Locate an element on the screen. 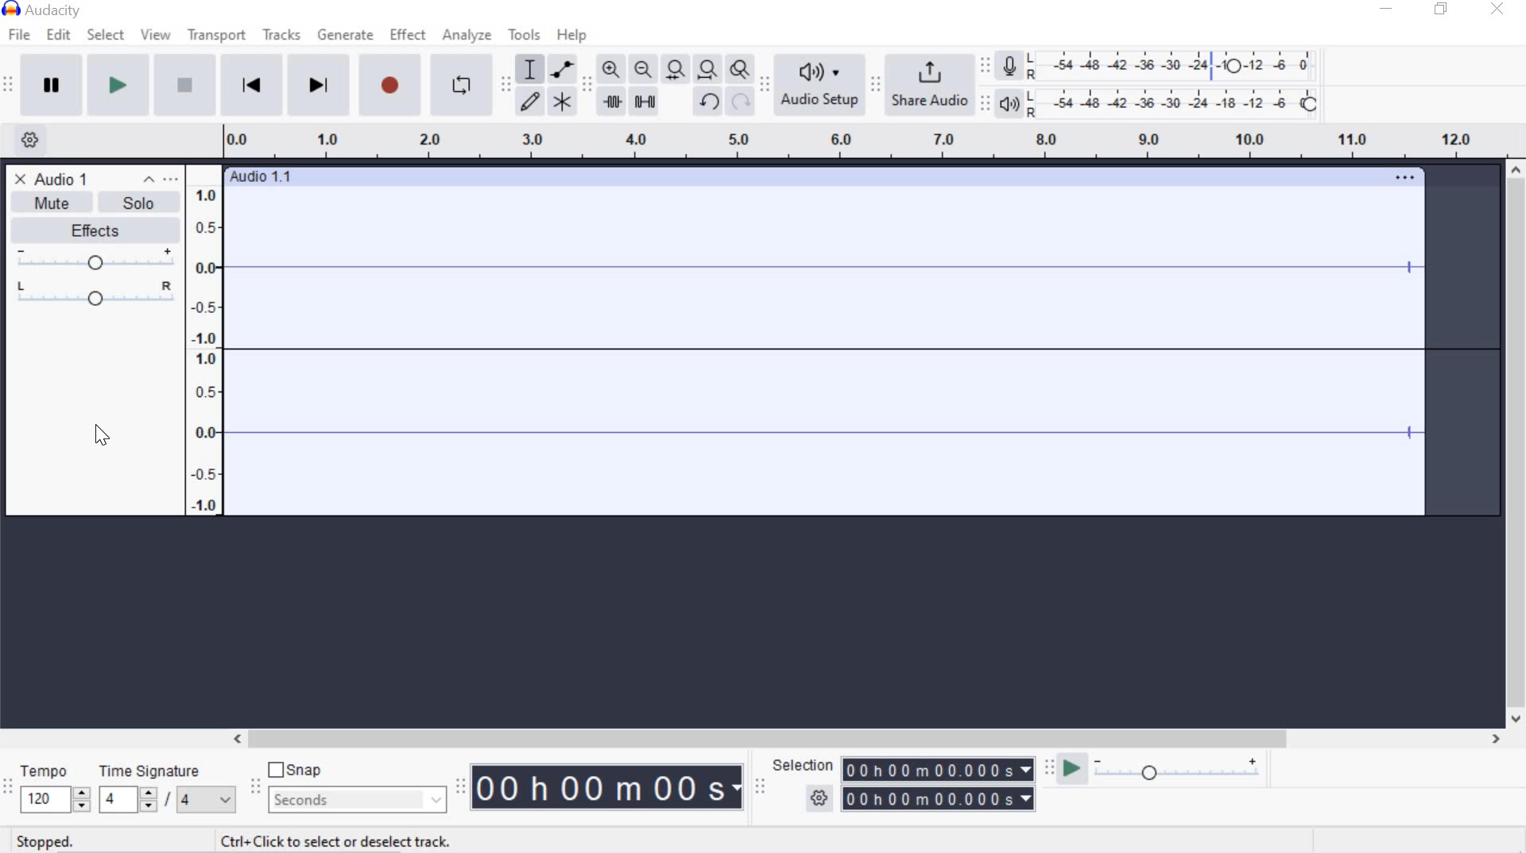  SELECTION OPTION is located at coordinates (820, 798).